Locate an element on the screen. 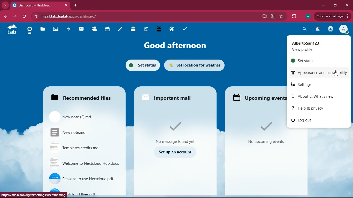 This screenshot has width=353, height=198. home is located at coordinates (30, 30).